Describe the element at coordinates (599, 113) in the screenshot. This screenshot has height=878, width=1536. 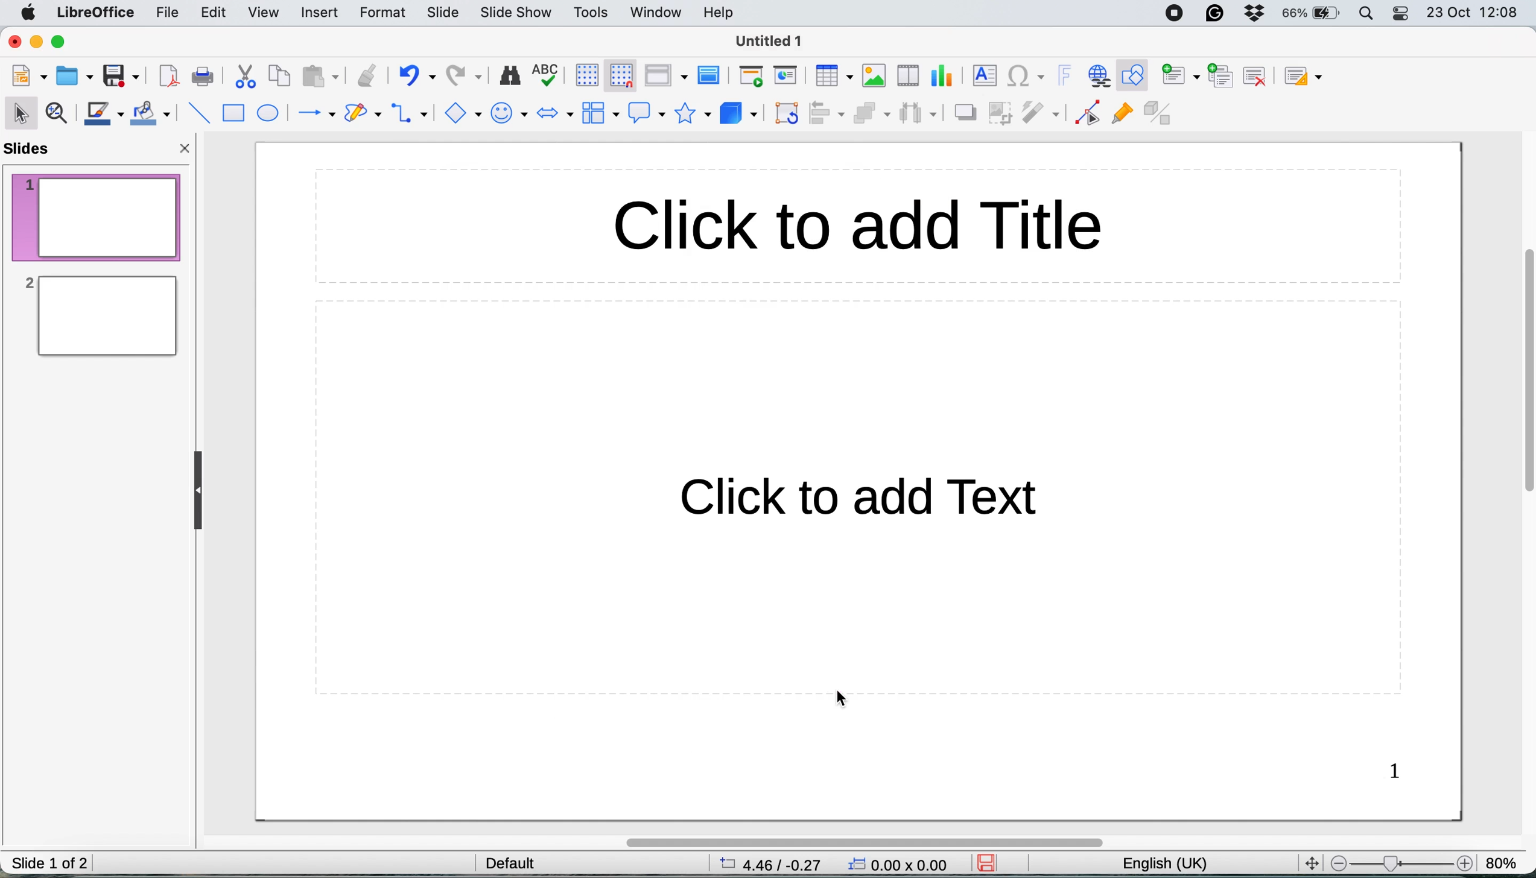
I see `flowchart` at that location.